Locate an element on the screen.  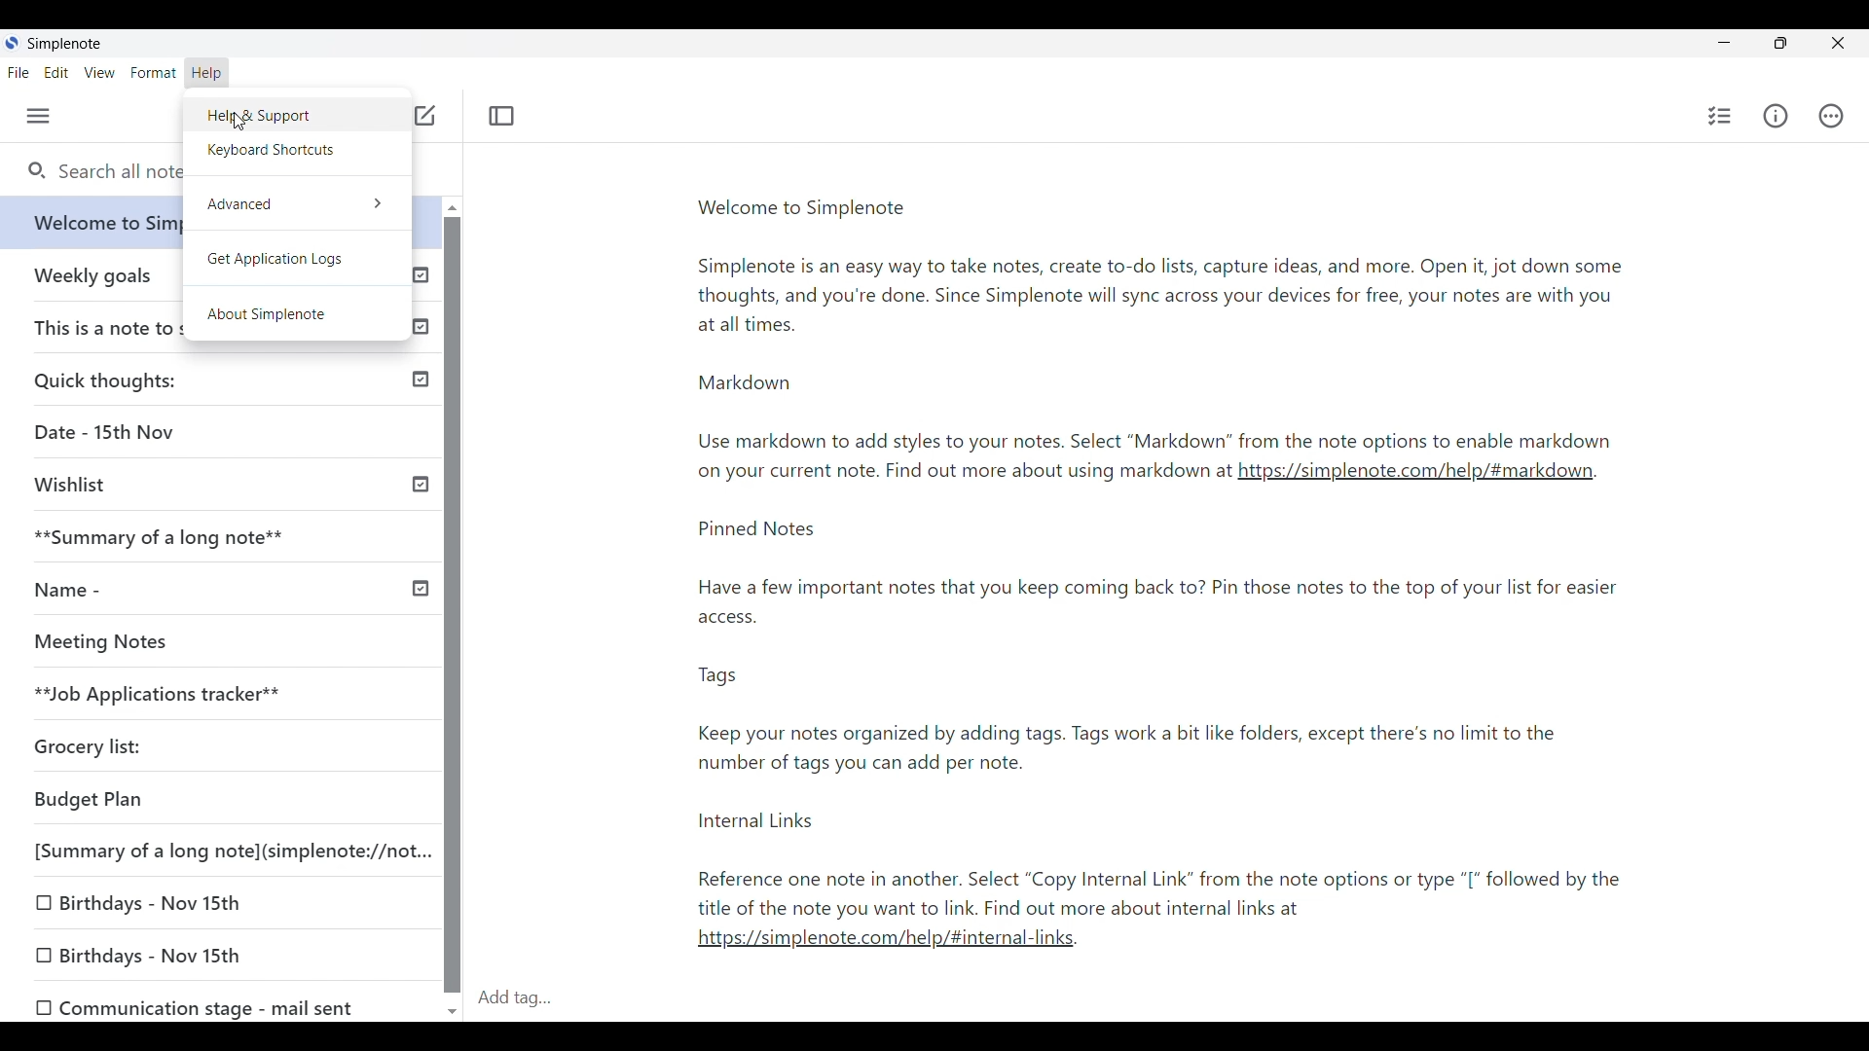
File menu is located at coordinates (18, 73).